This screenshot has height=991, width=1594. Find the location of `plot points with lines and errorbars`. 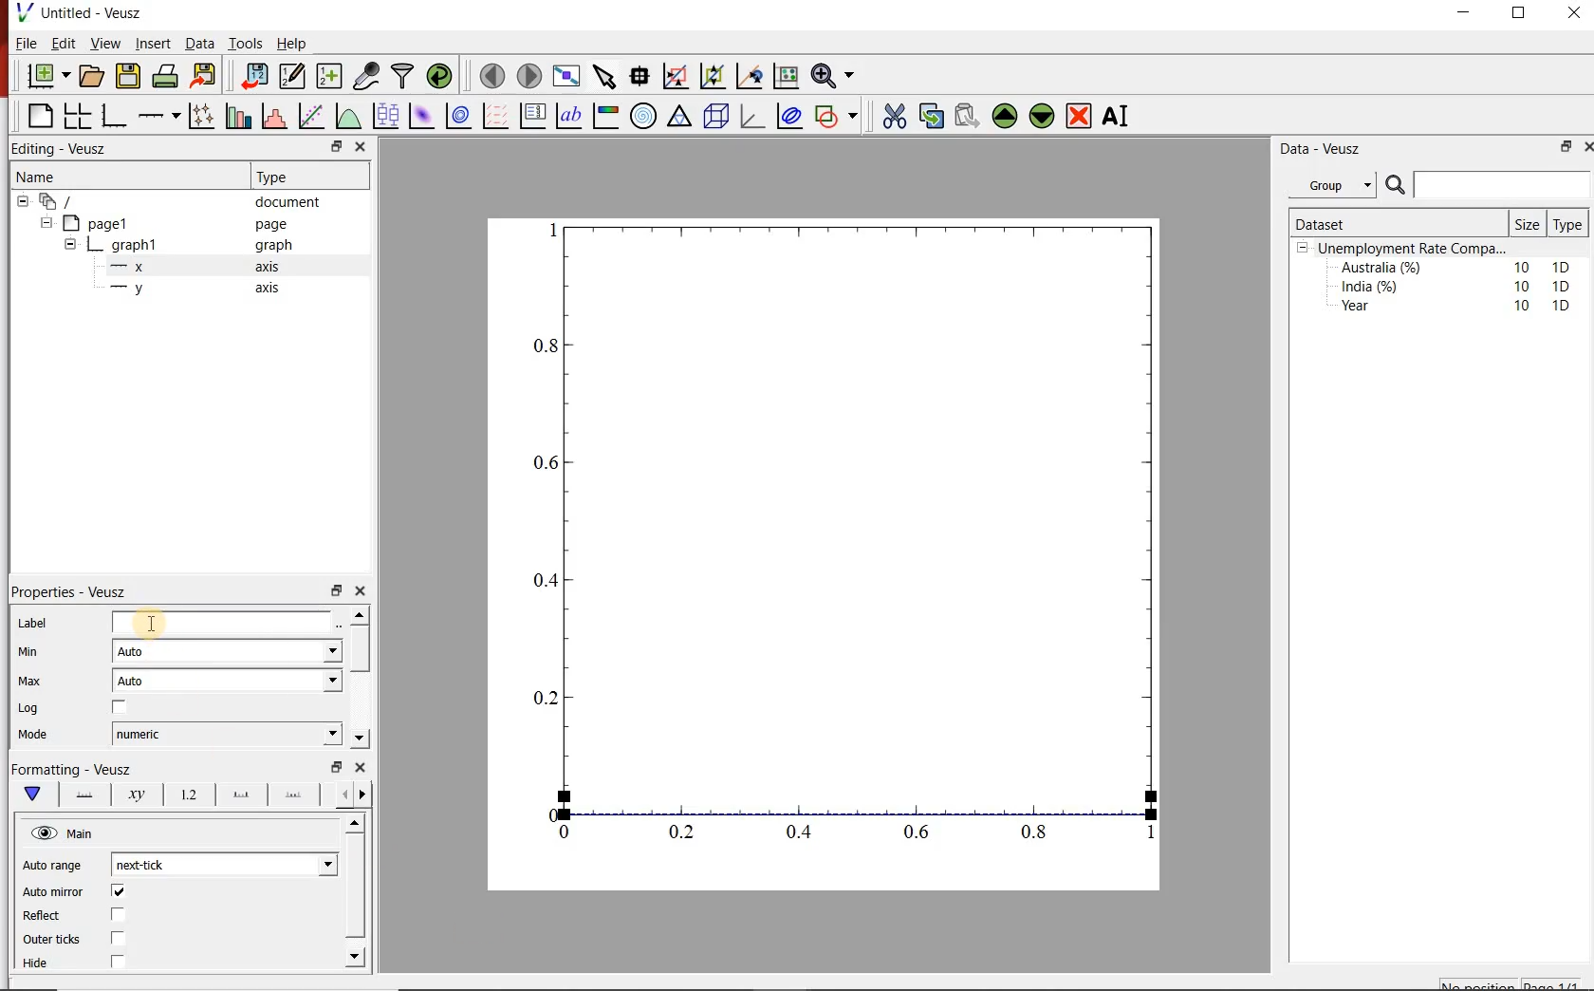

plot points with lines and errorbars is located at coordinates (201, 115).